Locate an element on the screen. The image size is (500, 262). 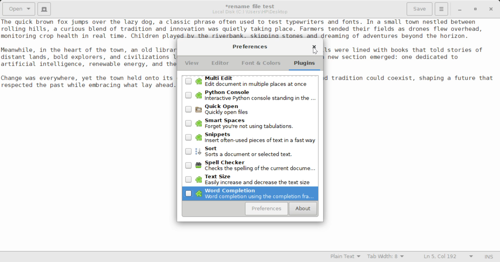
Unselected Smart Spaces is located at coordinates (250, 123).